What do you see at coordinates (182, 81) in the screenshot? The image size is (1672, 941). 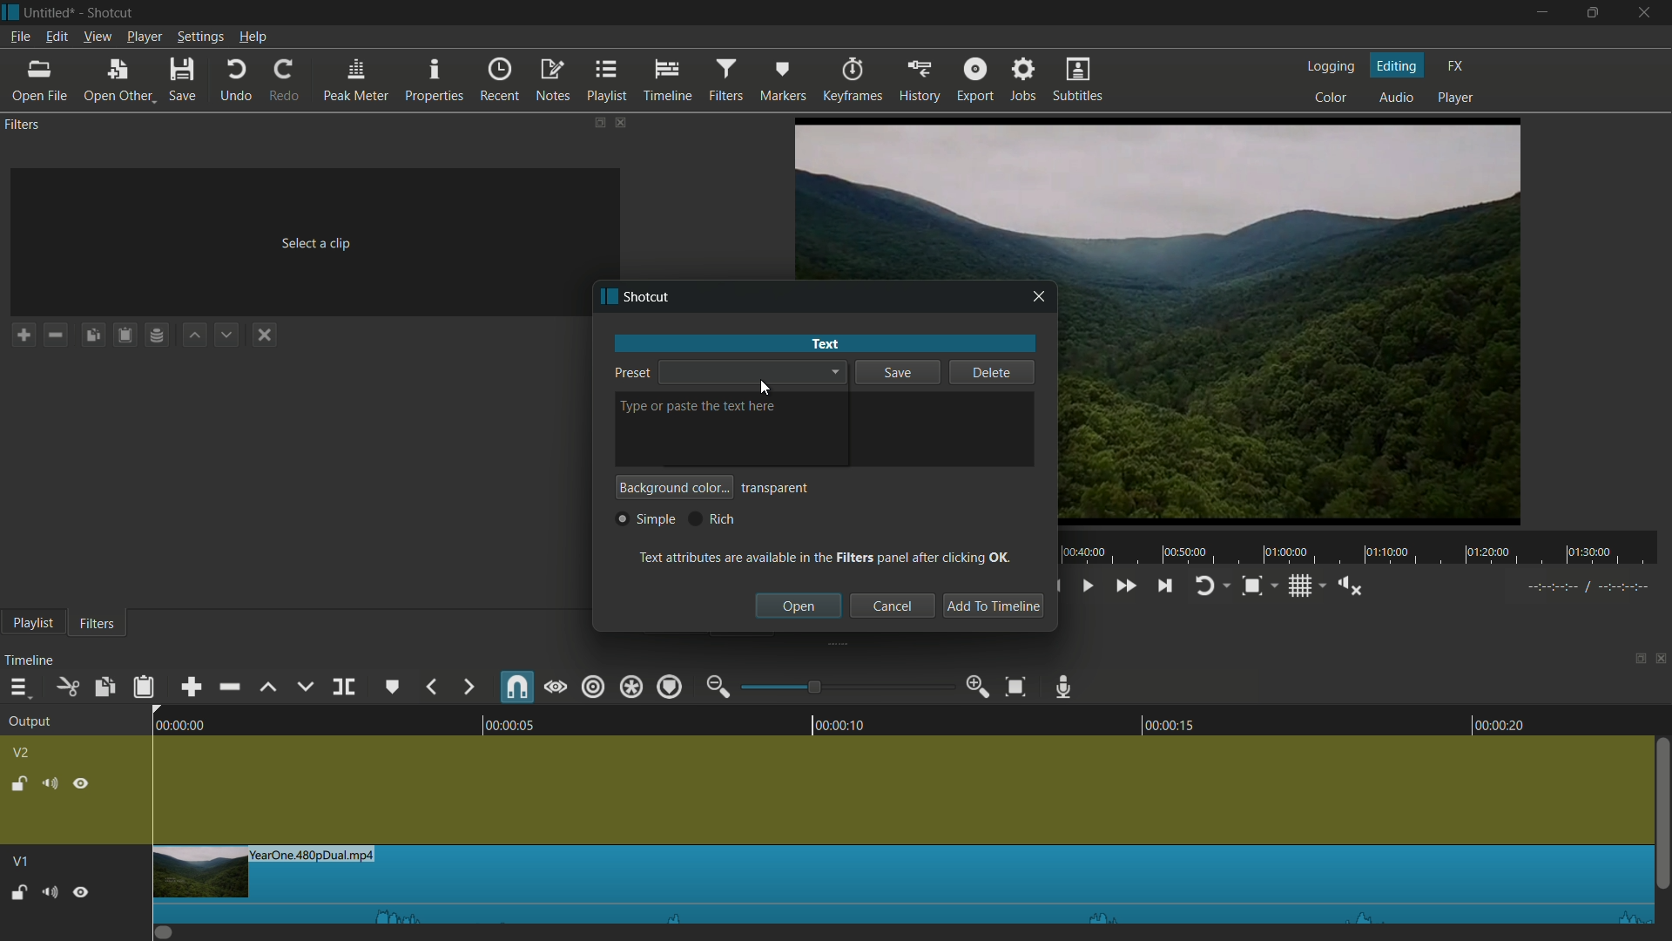 I see `save` at bounding box center [182, 81].